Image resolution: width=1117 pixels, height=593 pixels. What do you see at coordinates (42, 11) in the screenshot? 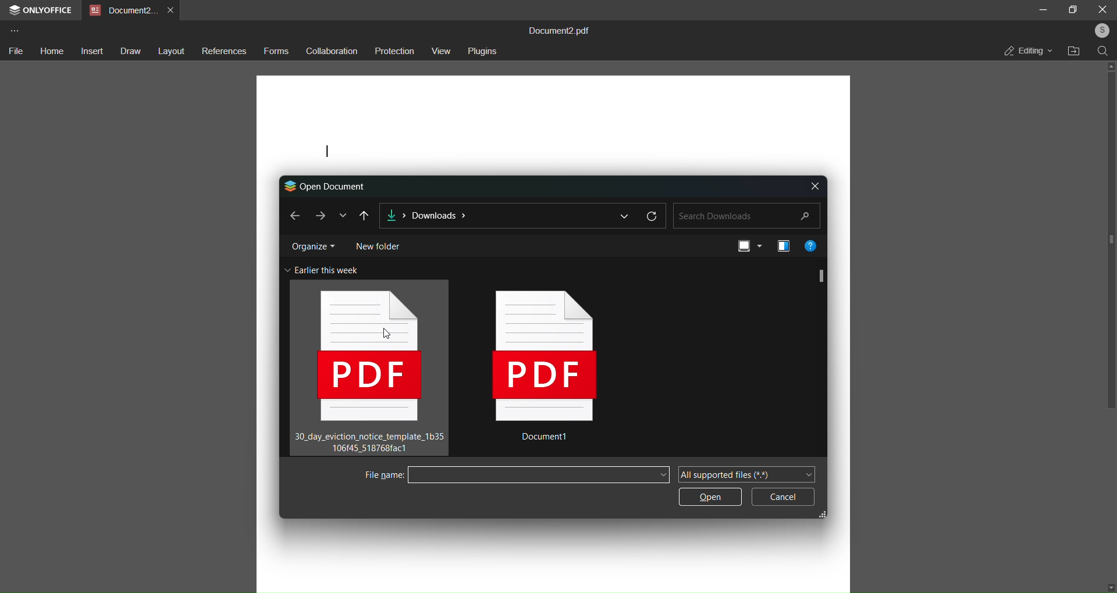
I see `onlyoffice` at bounding box center [42, 11].